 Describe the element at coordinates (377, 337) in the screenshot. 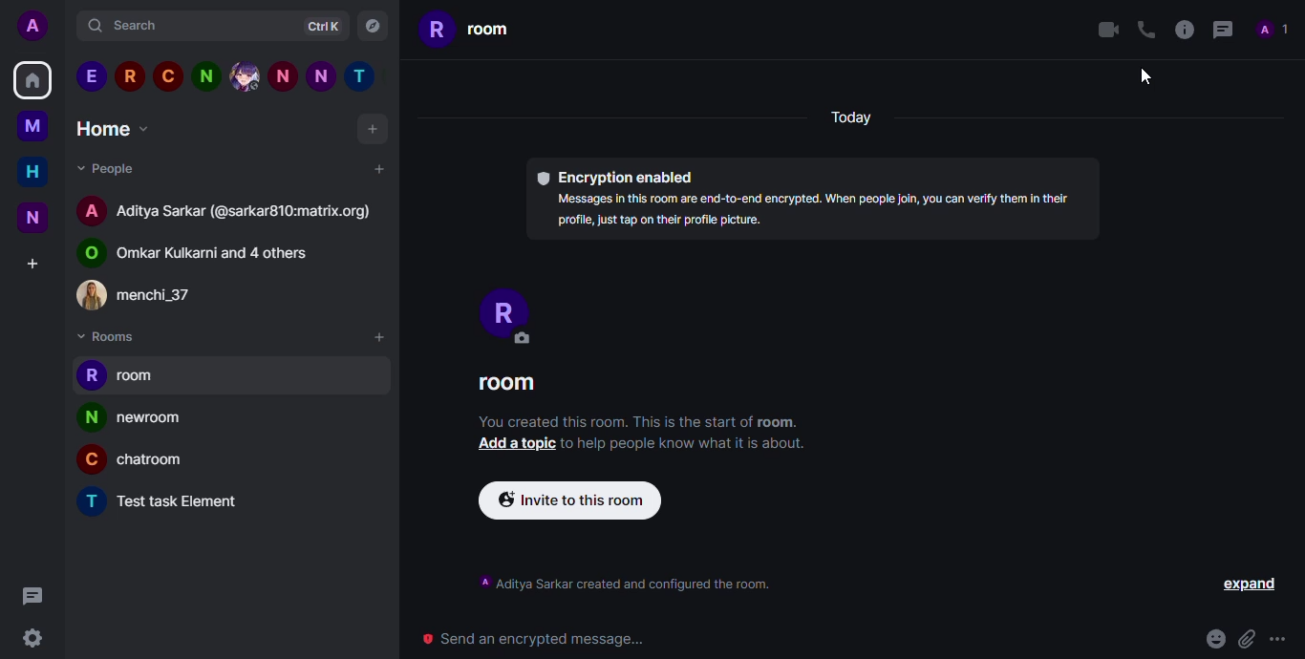

I see `add` at that location.